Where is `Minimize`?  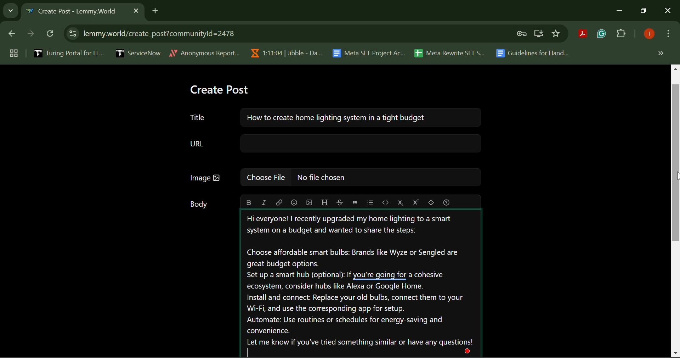 Minimize is located at coordinates (645, 11).